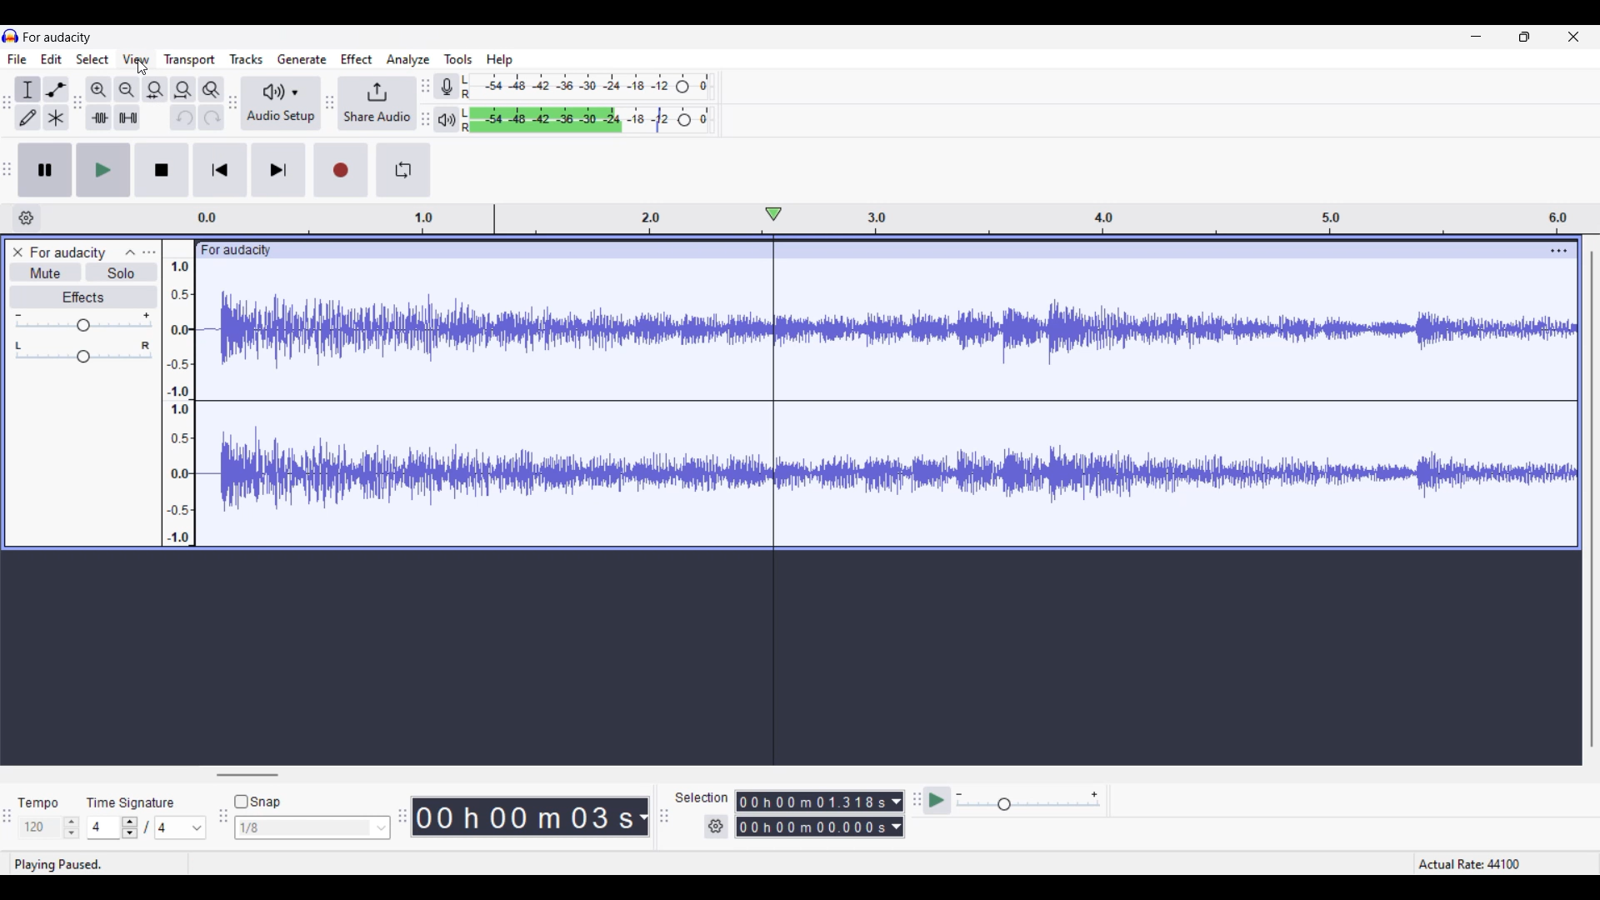  What do you see at coordinates (212, 117) in the screenshot?
I see `Redo` at bounding box center [212, 117].